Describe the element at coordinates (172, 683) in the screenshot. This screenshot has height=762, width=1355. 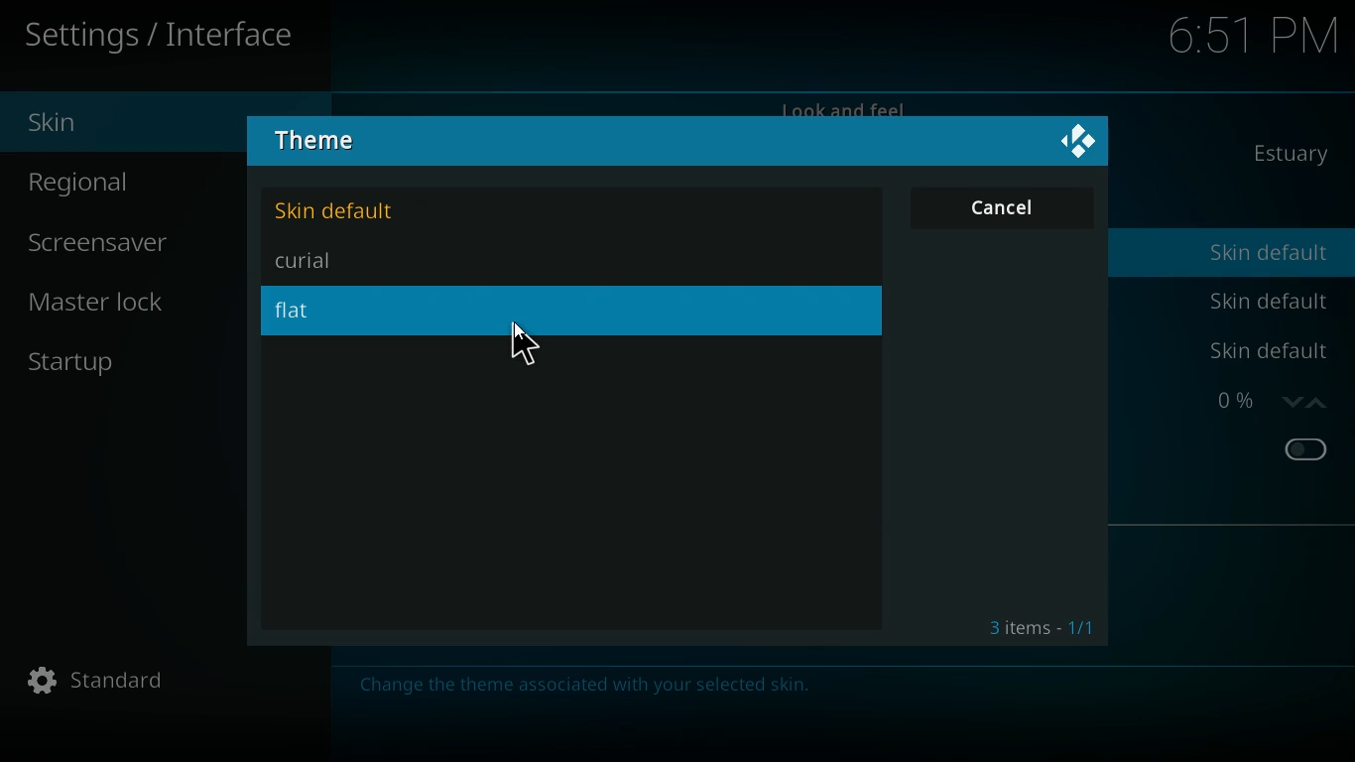
I see `standard` at that location.